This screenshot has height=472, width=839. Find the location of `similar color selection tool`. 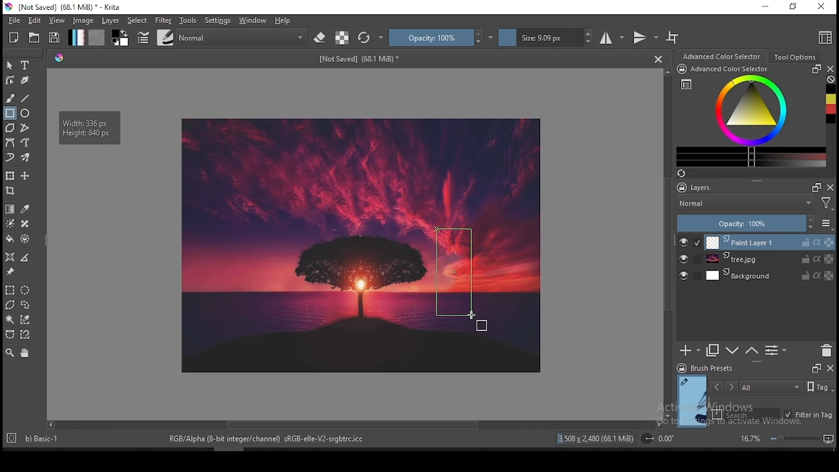

similar color selection tool is located at coordinates (26, 319).